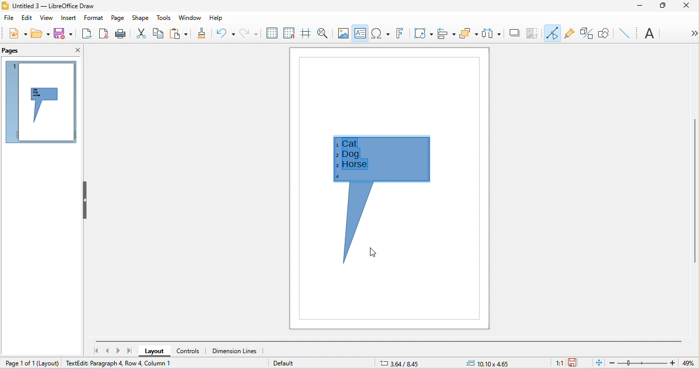 The image size is (699, 369). What do you see at coordinates (248, 33) in the screenshot?
I see `redo` at bounding box center [248, 33].